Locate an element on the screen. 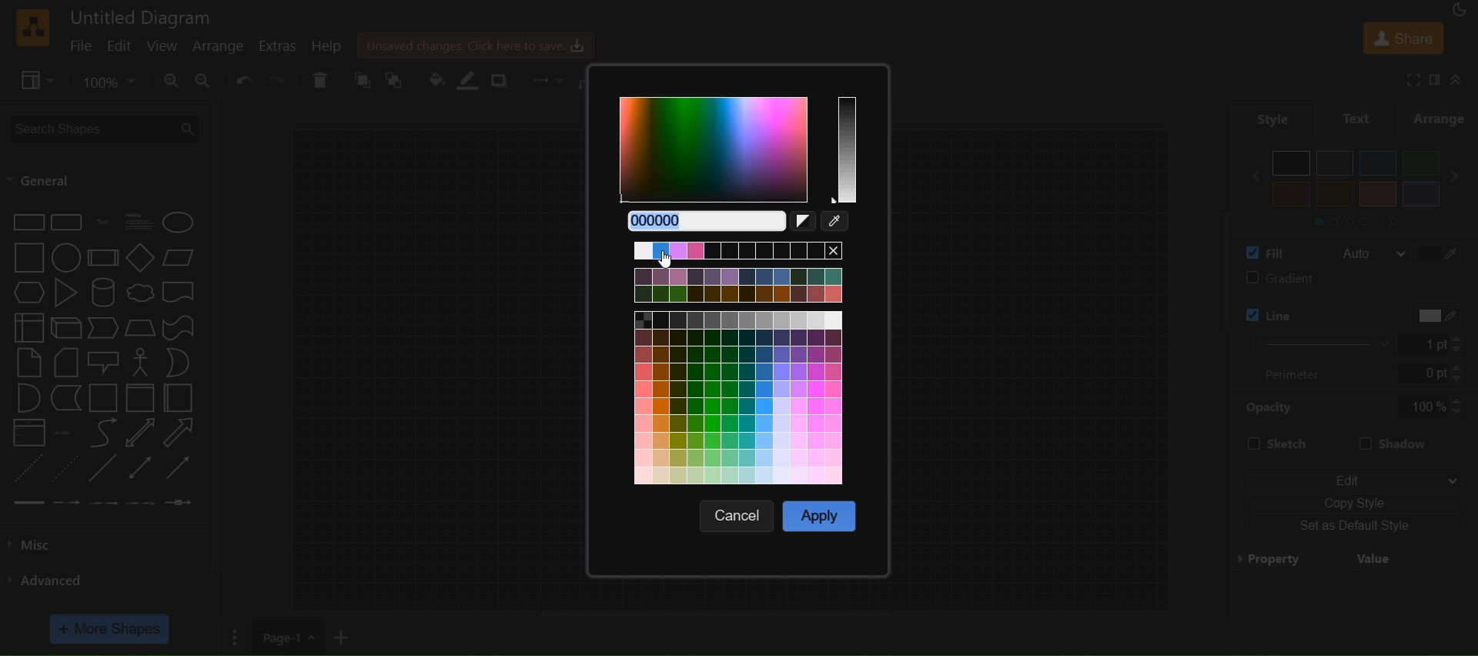 The image size is (1478, 656). circle is located at coordinates (64, 259).